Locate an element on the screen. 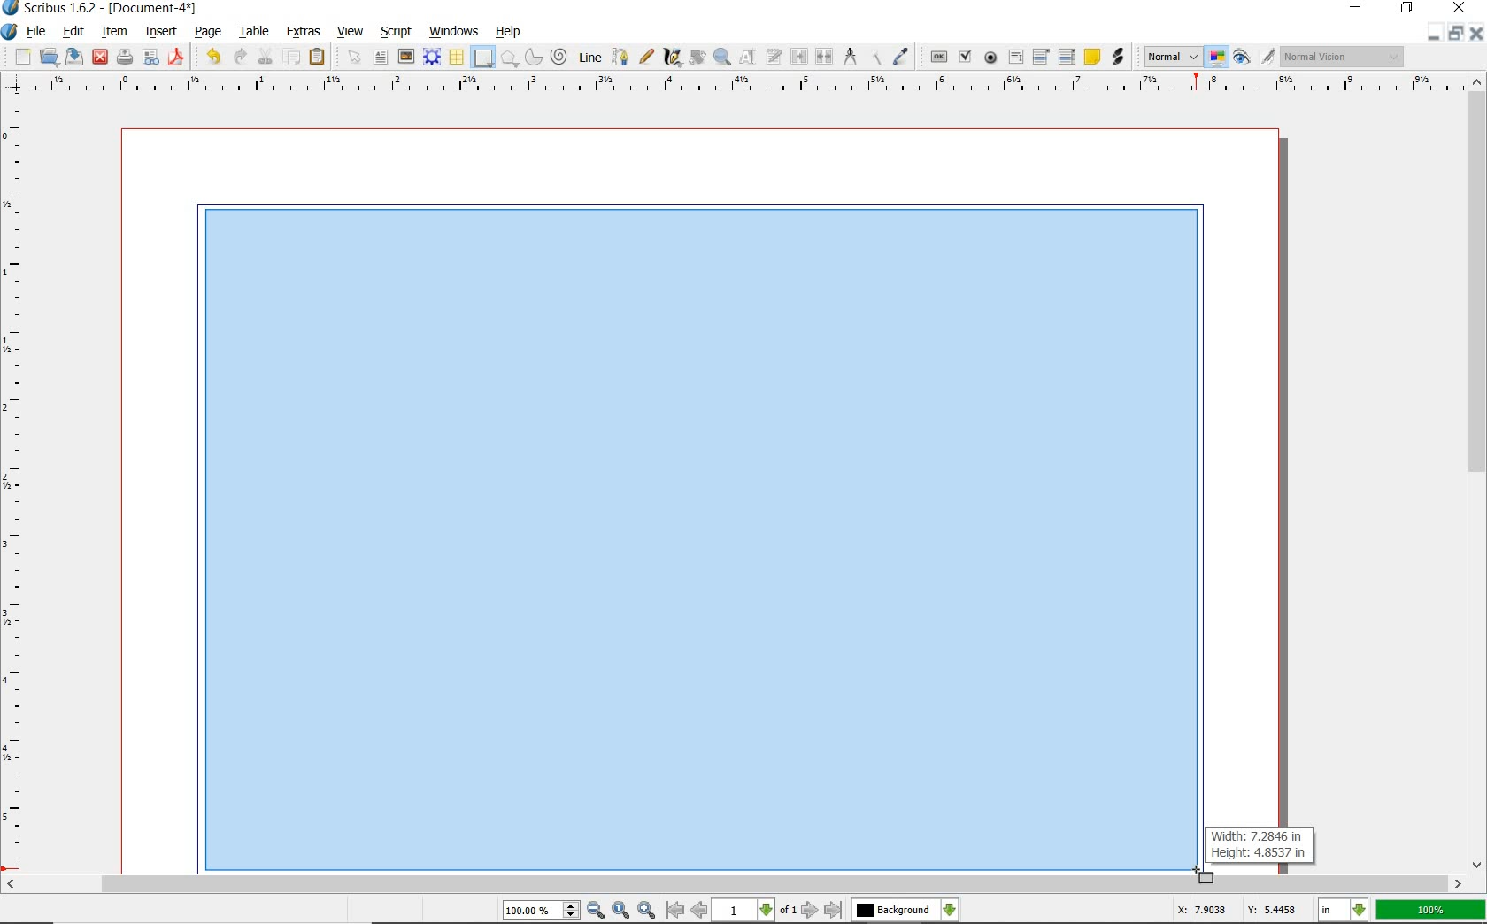 Image resolution: width=1487 pixels, height=924 pixels. restore is located at coordinates (1456, 34).